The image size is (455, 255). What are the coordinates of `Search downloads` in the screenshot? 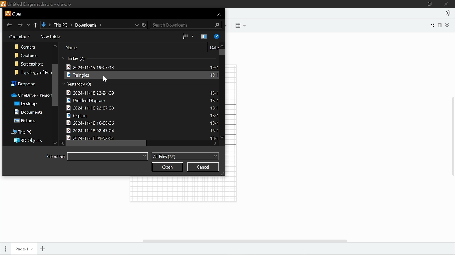 It's located at (187, 25).